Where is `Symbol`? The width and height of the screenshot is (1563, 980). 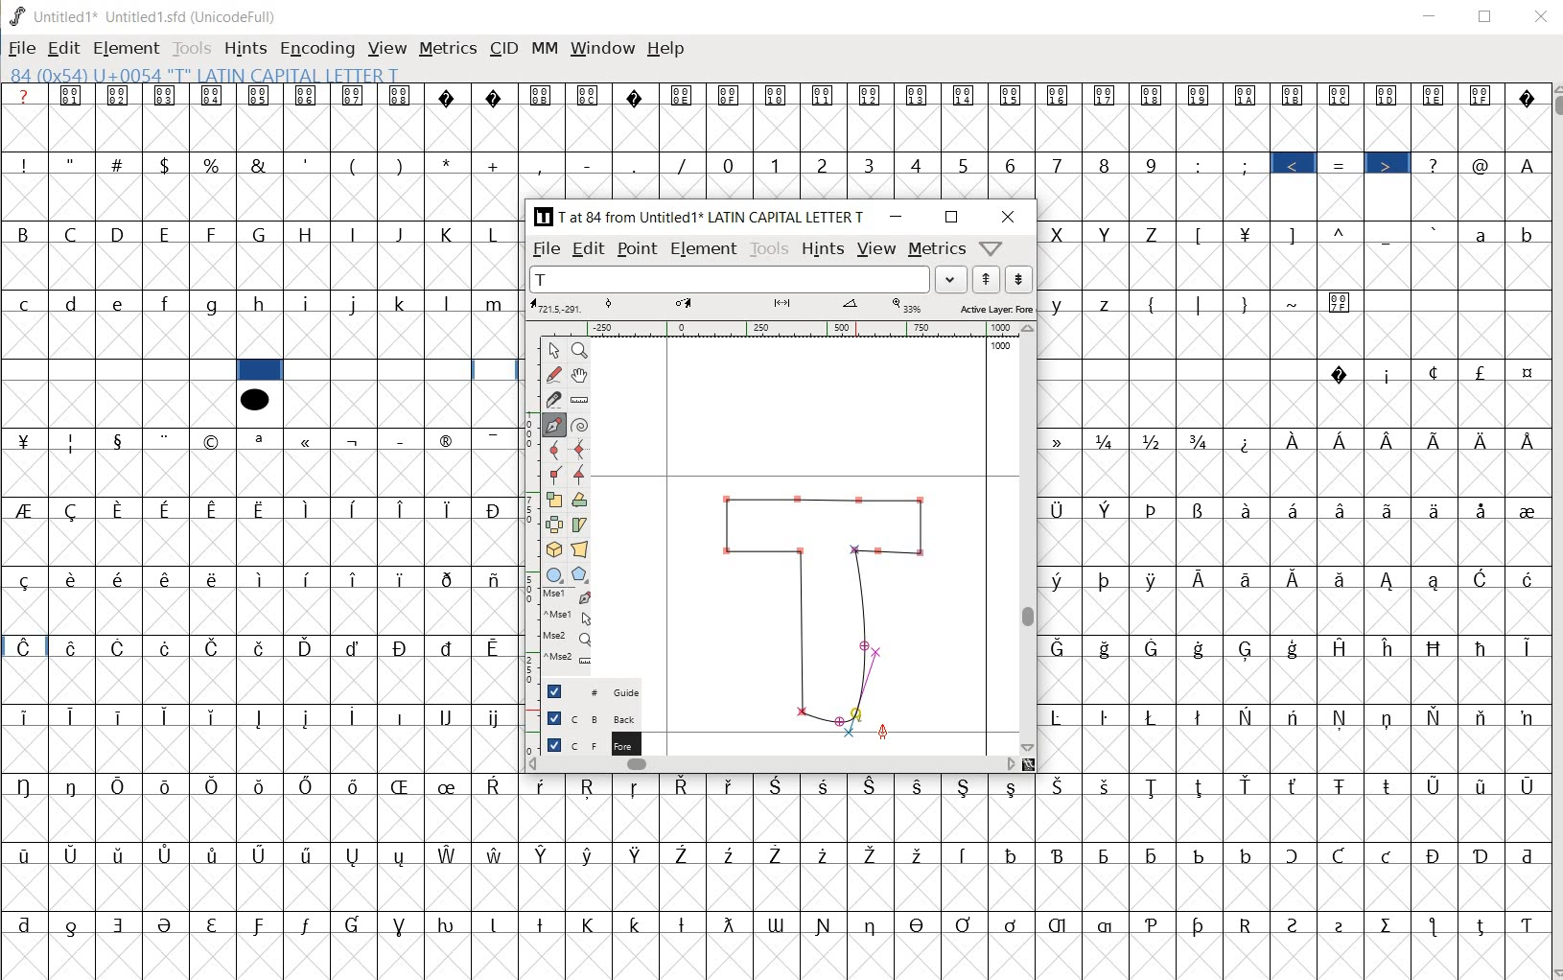
Symbol is located at coordinates (400, 785).